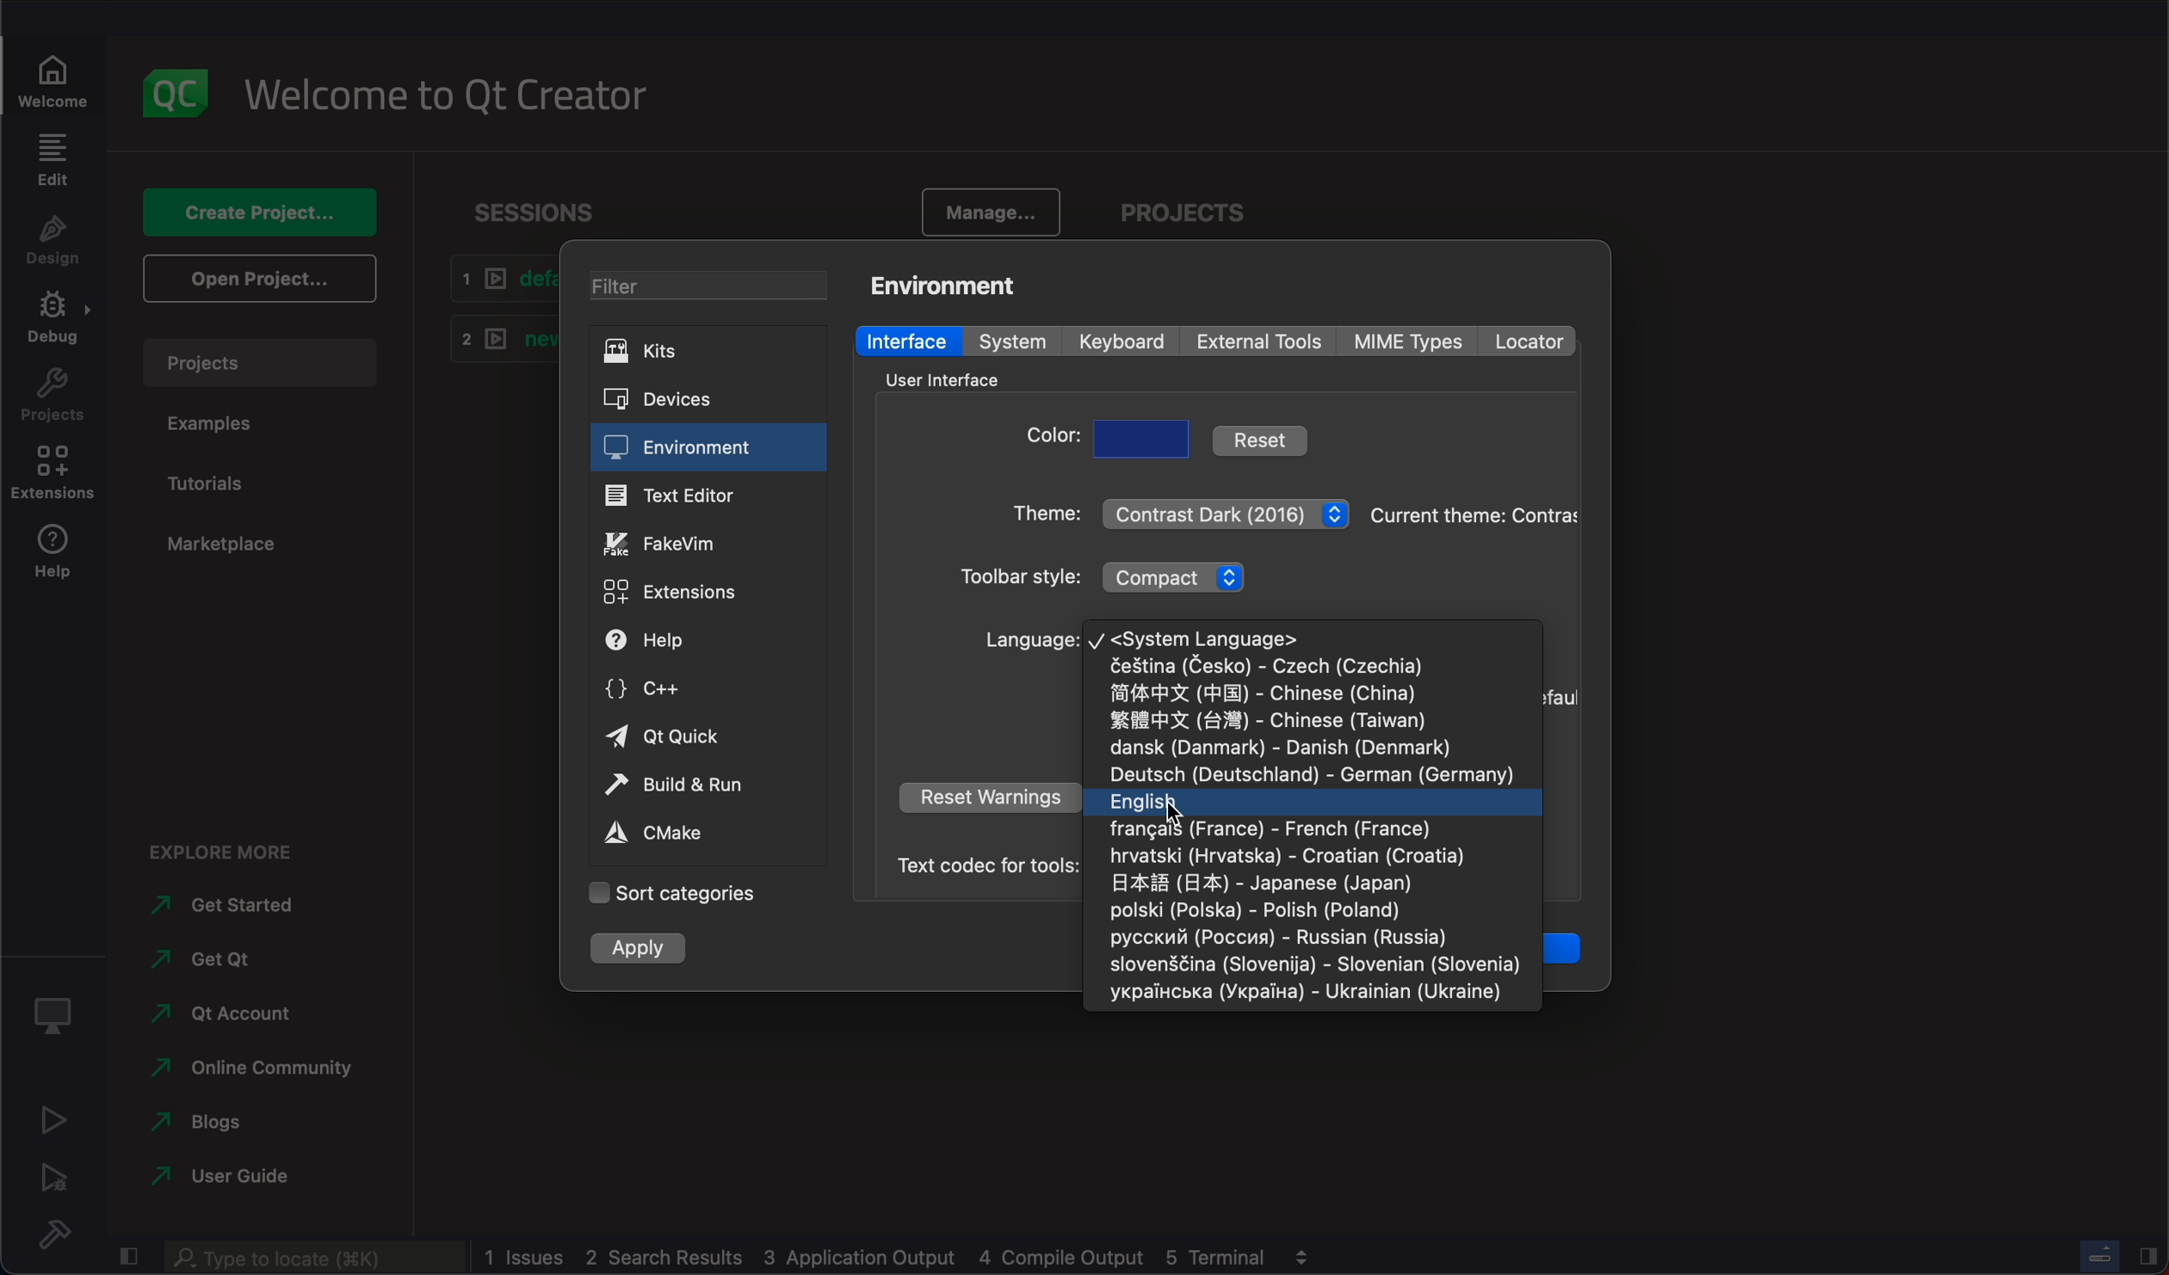  What do you see at coordinates (53, 1178) in the screenshot?
I see `run debug` at bounding box center [53, 1178].